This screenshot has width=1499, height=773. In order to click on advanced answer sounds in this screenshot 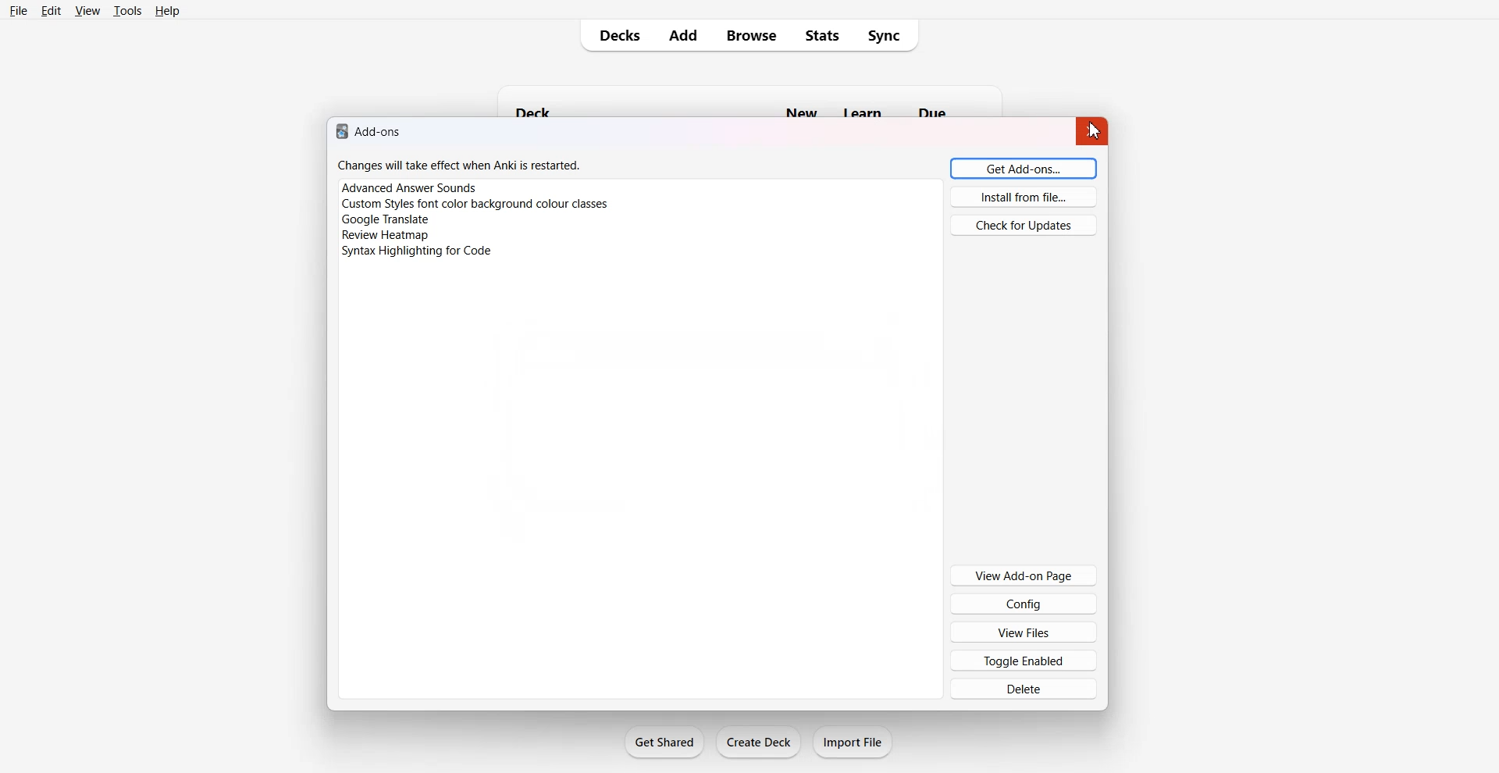, I will do `click(410, 187)`.